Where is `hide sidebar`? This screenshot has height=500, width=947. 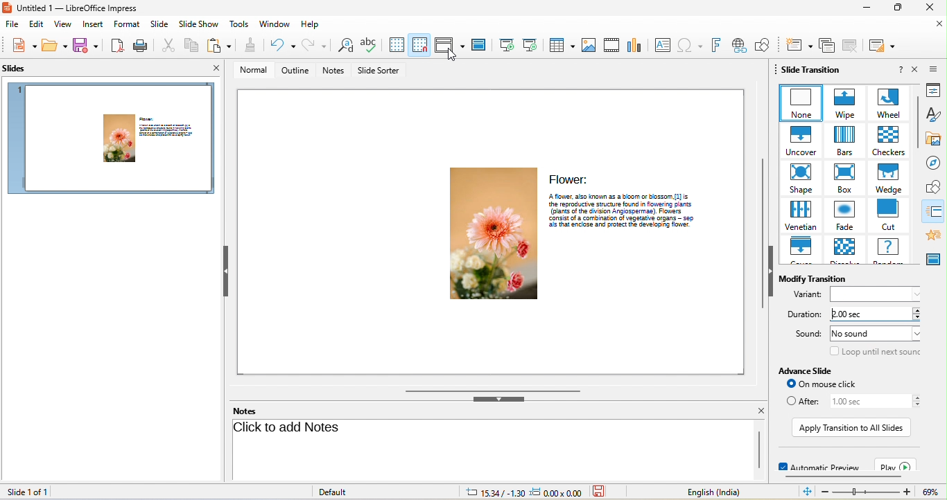
hide sidebar is located at coordinates (771, 271).